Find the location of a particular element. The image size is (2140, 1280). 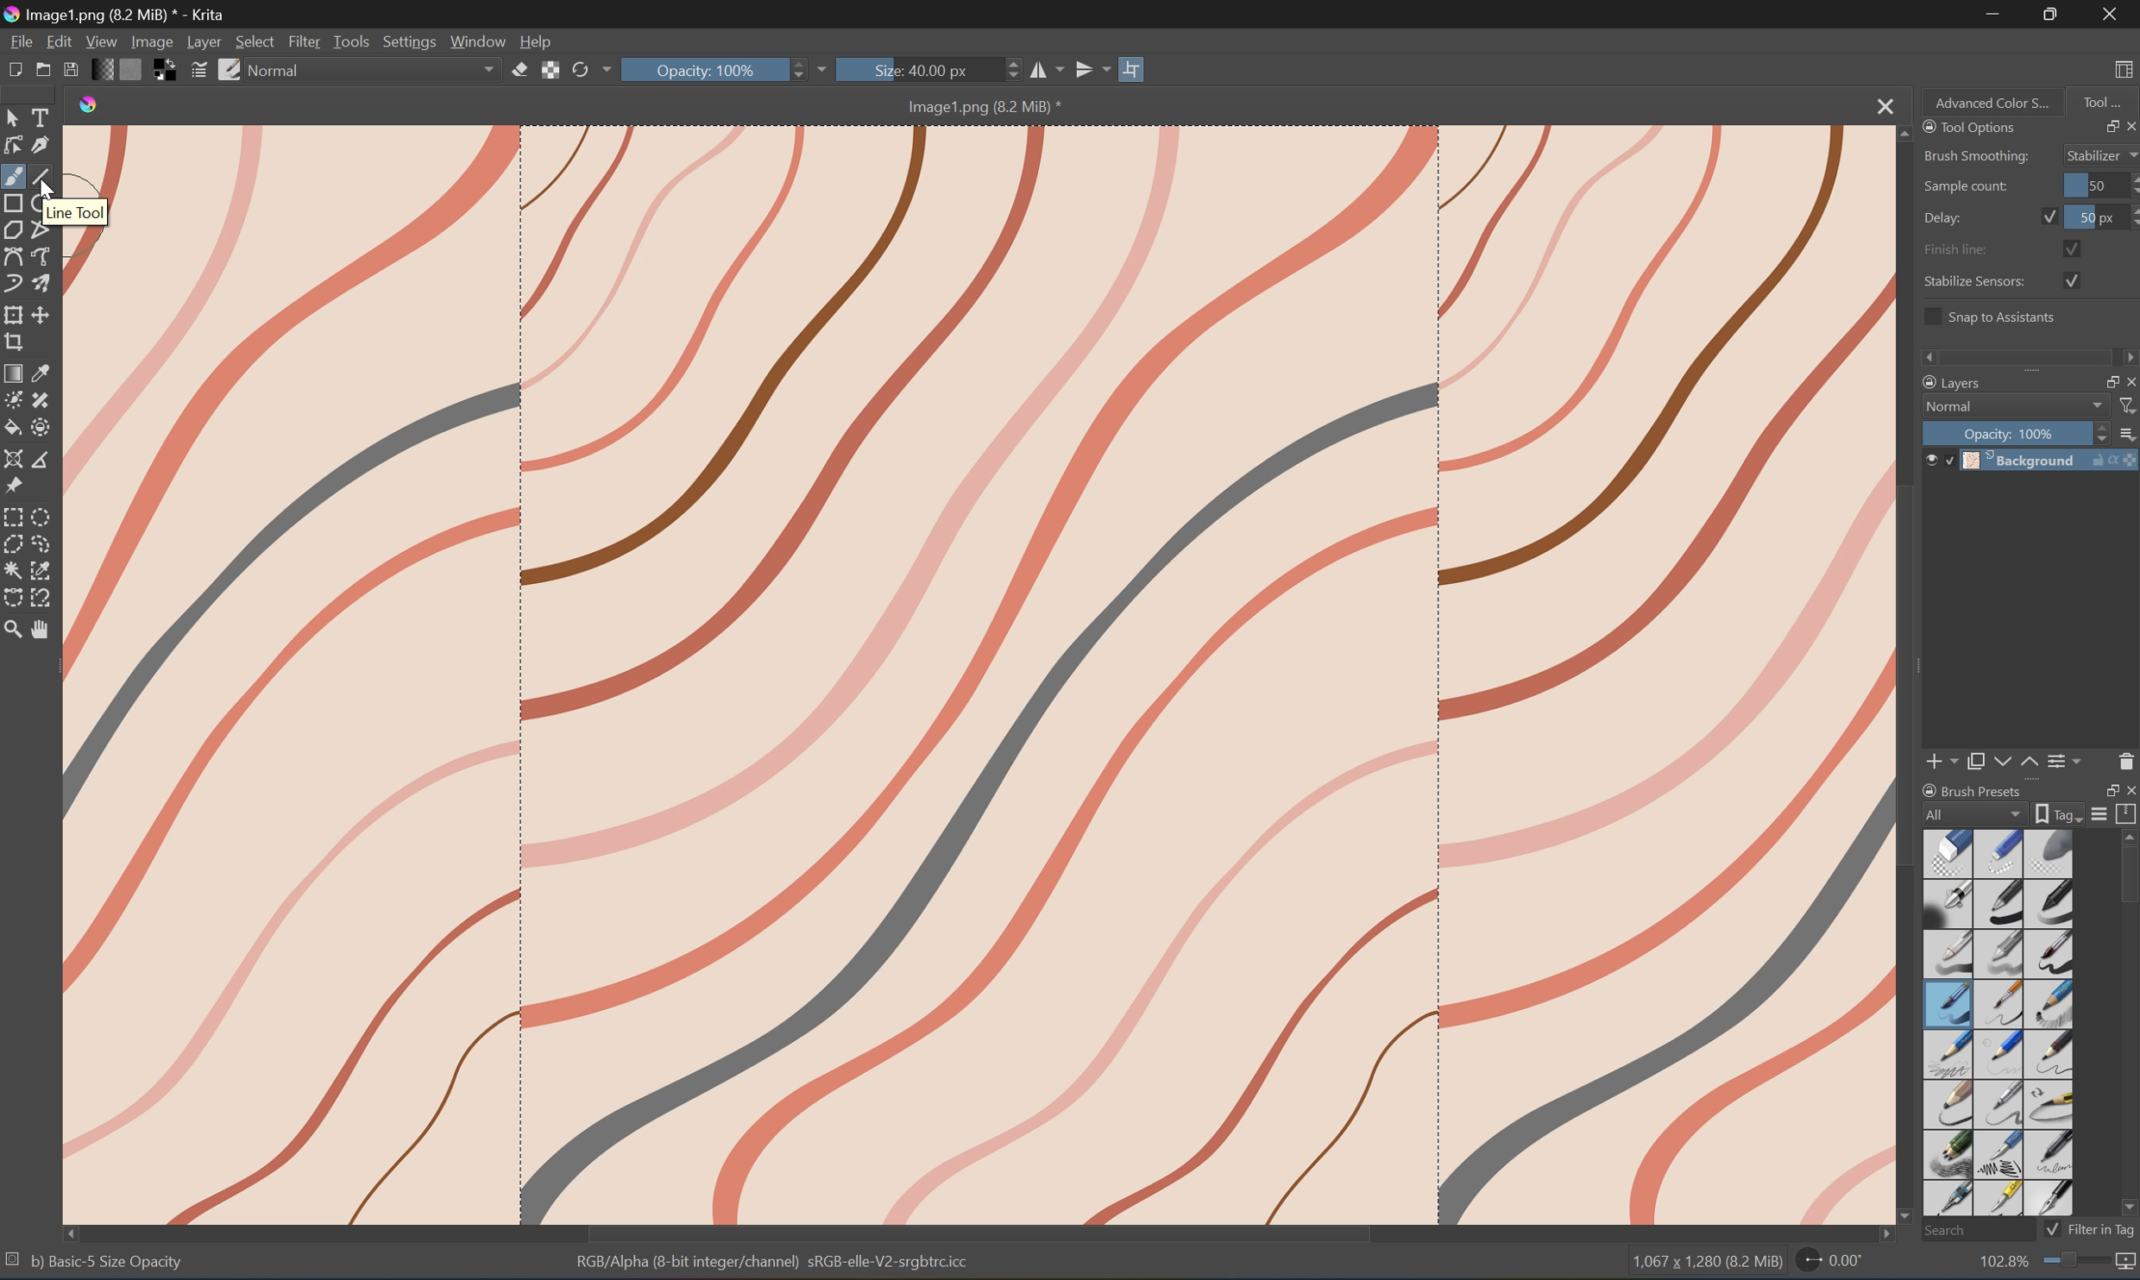

Filter is located at coordinates (305, 41).